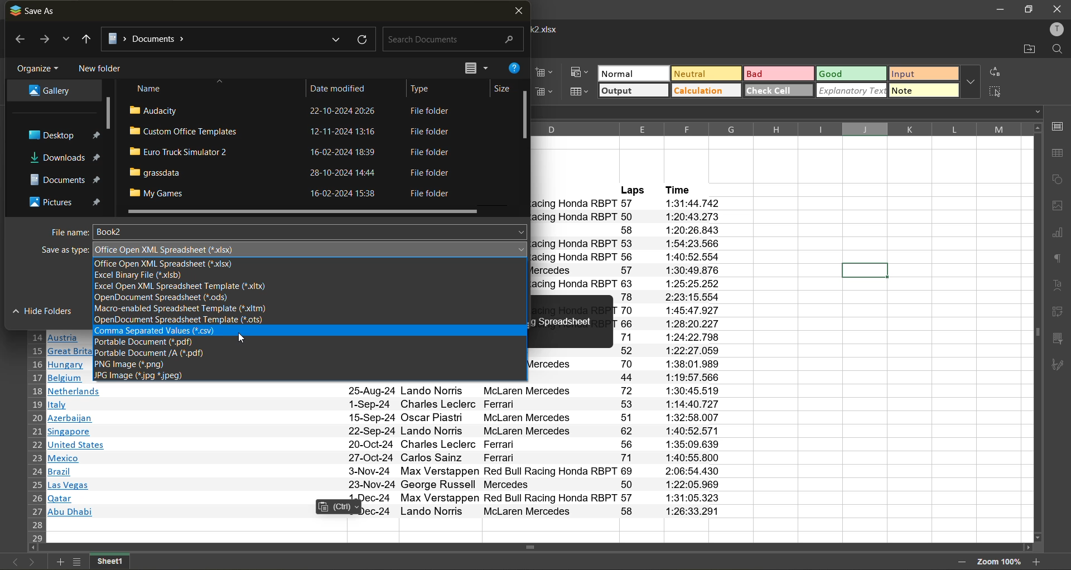  I want to click on format as table, so click(581, 91).